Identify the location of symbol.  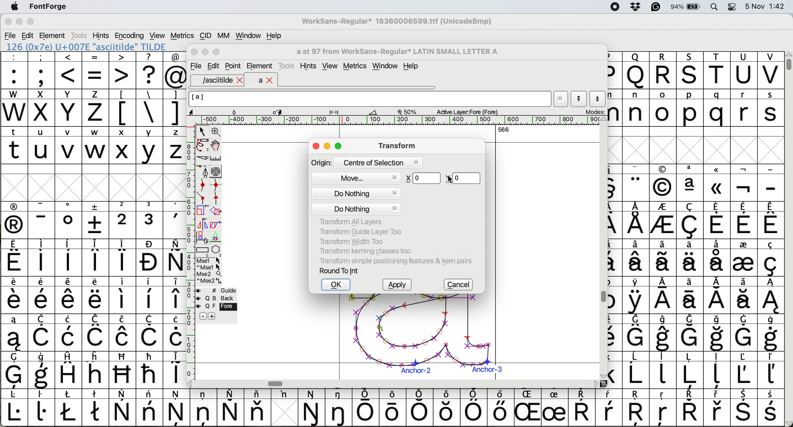
(582, 408).